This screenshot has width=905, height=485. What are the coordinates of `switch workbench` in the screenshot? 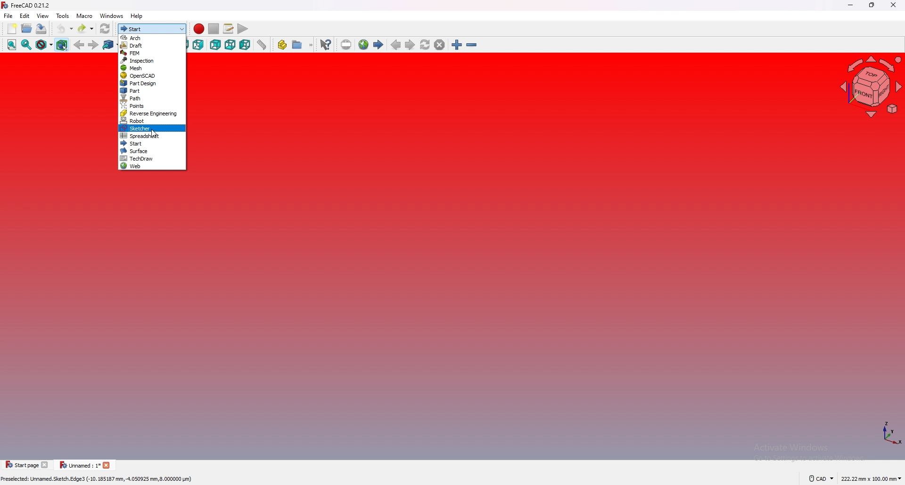 It's located at (153, 28).